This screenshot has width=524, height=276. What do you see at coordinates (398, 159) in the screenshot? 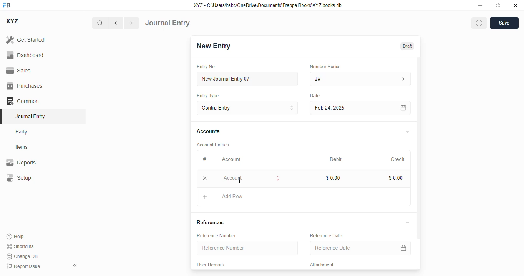
I see `credit` at bounding box center [398, 159].